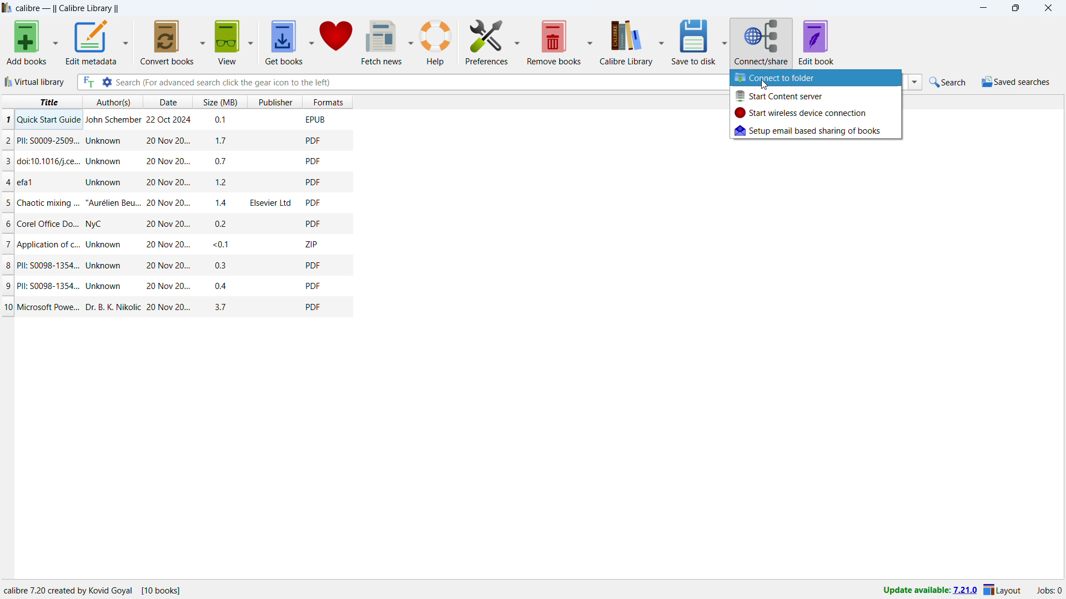  Describe the element at coordinates (27, 42) in the screenshot. I see `add books` at that location.